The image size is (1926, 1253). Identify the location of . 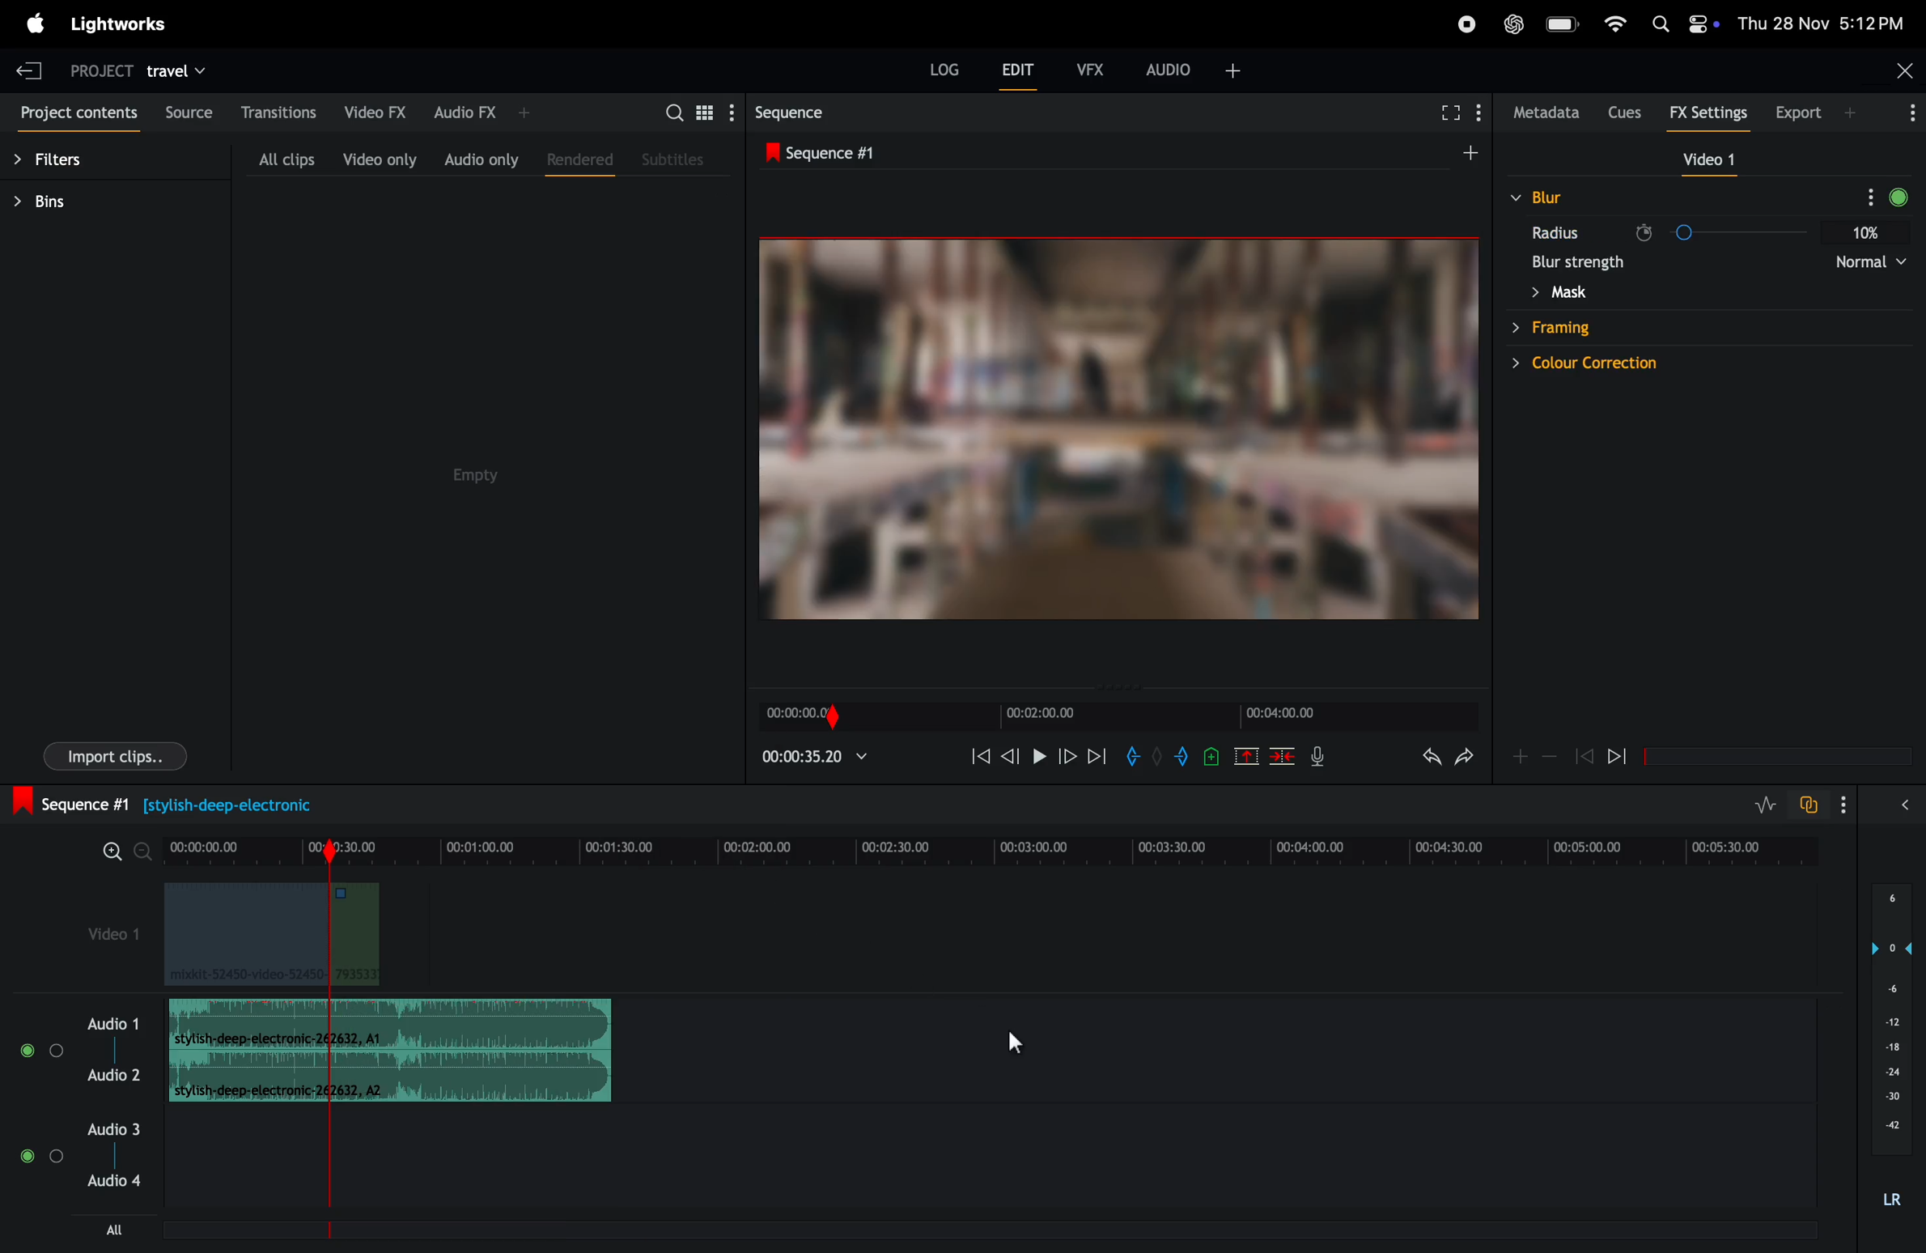
(26, 1048).